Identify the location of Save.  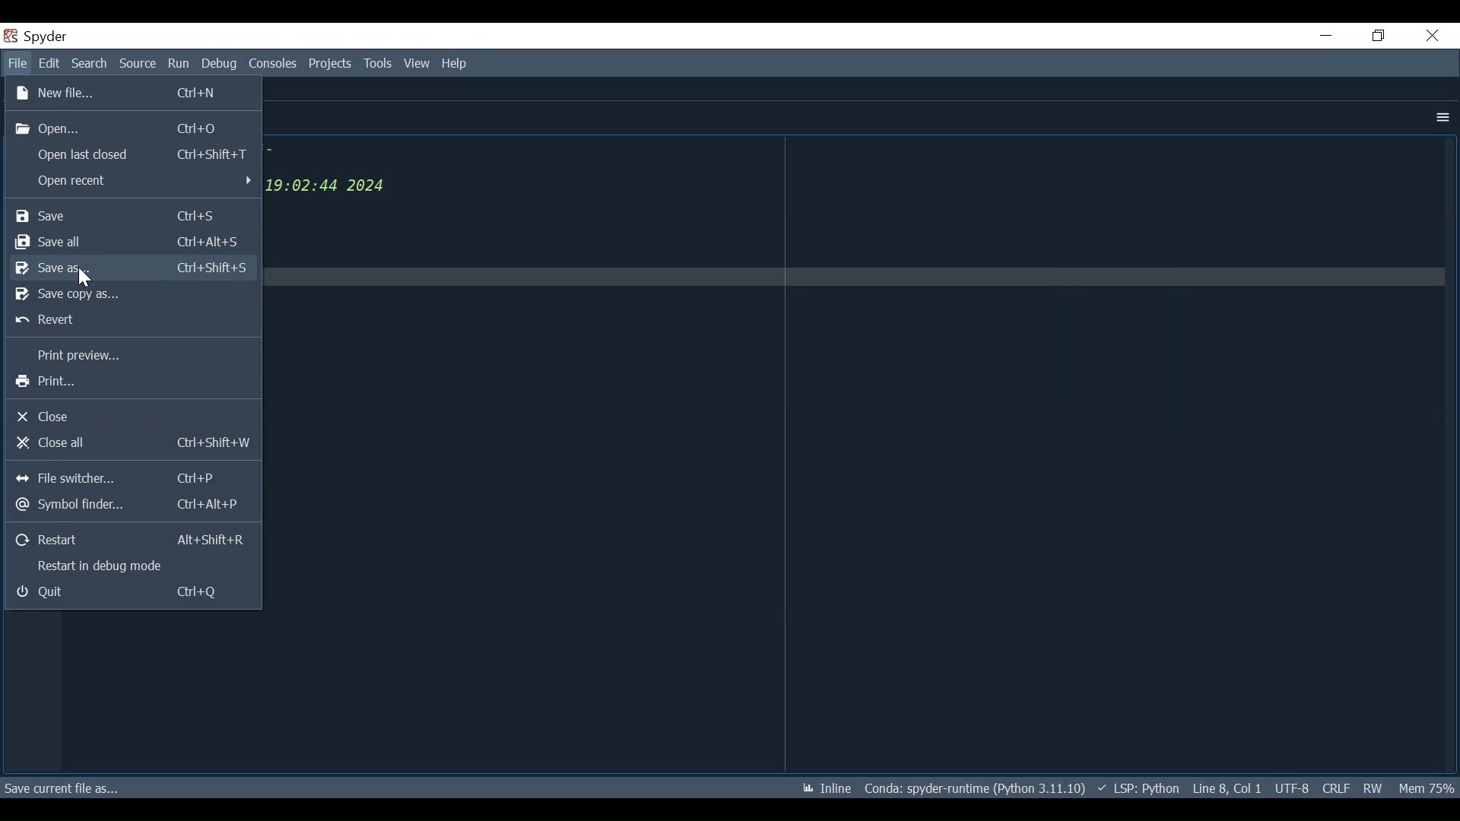
(135, 216).